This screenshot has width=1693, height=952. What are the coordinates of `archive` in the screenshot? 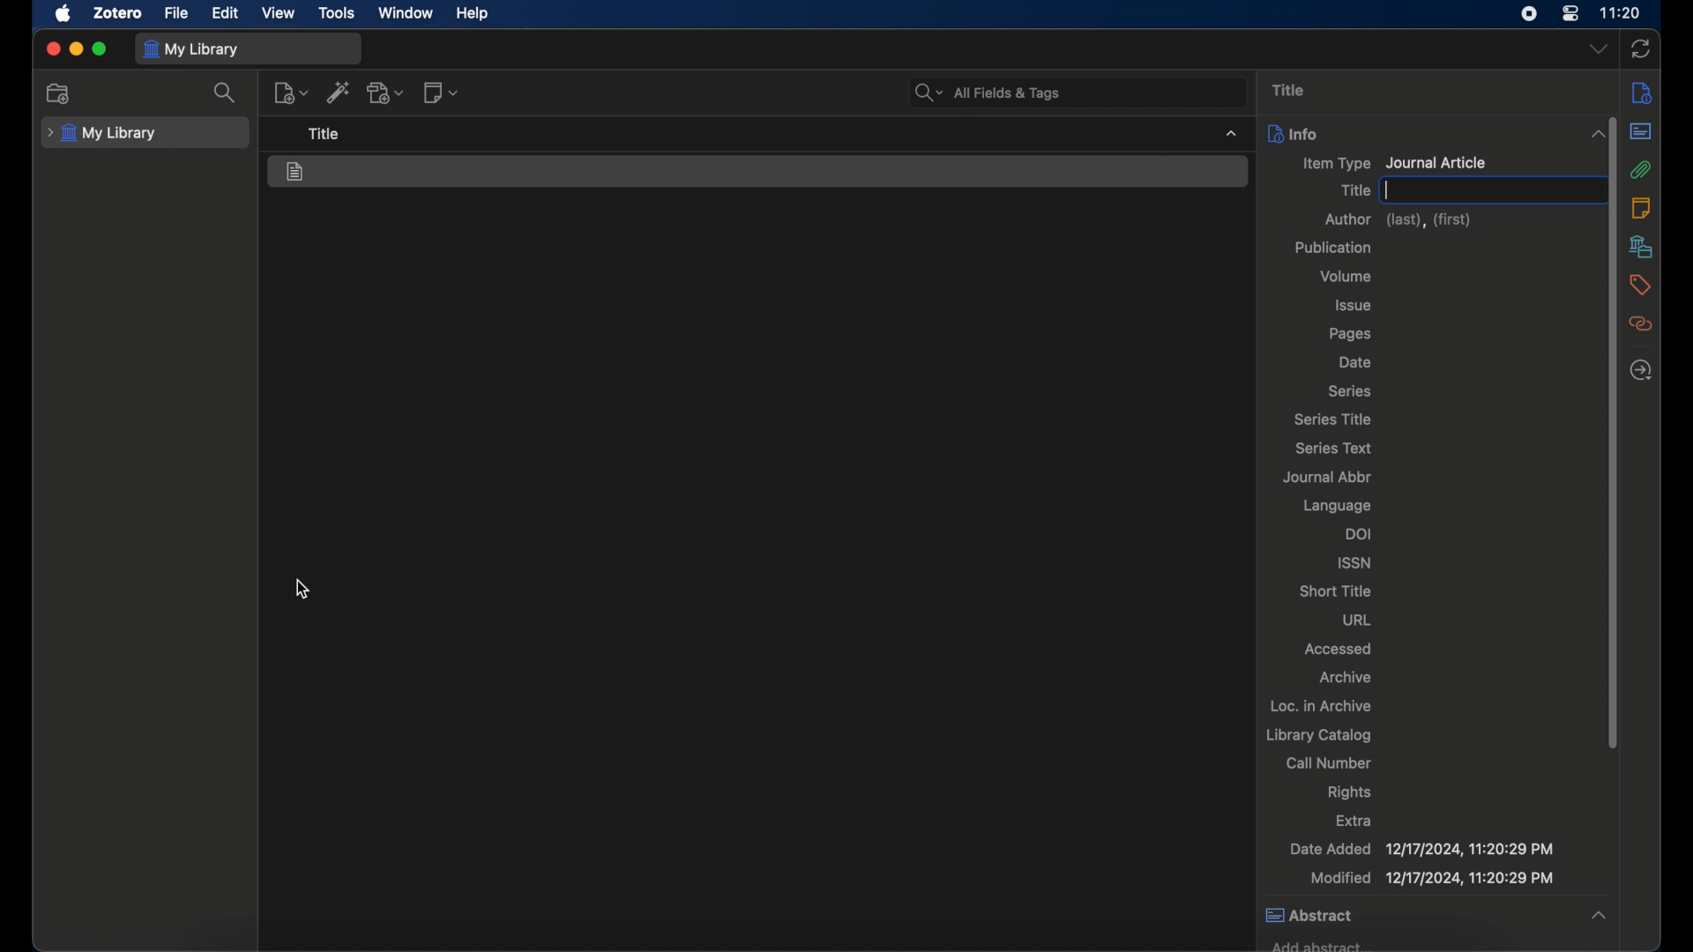 It's located at (1345, 677).